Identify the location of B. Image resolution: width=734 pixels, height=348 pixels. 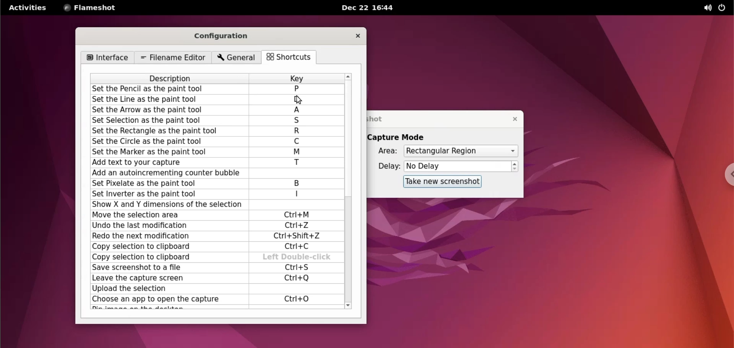
(301, 183).